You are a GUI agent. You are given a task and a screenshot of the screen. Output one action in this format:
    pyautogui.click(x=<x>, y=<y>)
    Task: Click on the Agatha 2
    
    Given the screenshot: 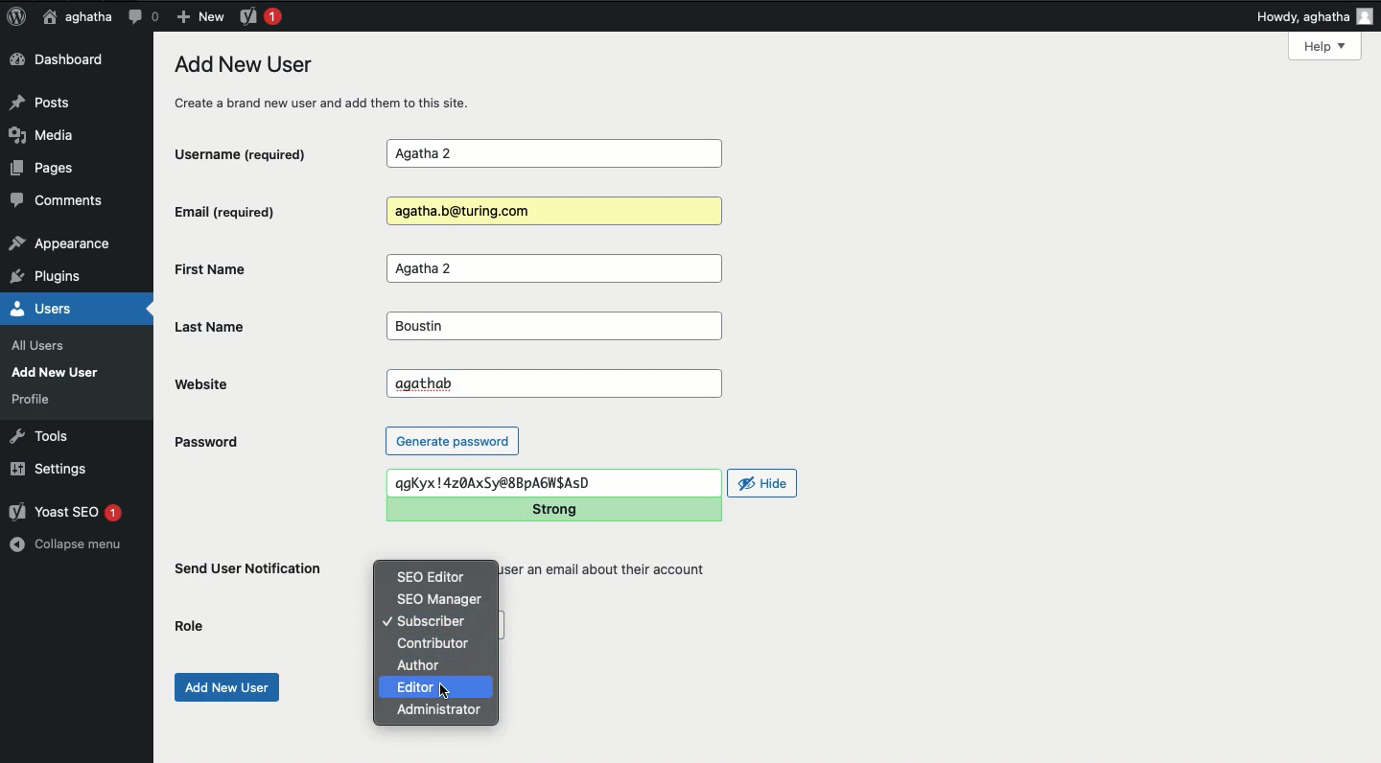 What is the action you would take?
    pyautogui.click(x=553, y=269)
    